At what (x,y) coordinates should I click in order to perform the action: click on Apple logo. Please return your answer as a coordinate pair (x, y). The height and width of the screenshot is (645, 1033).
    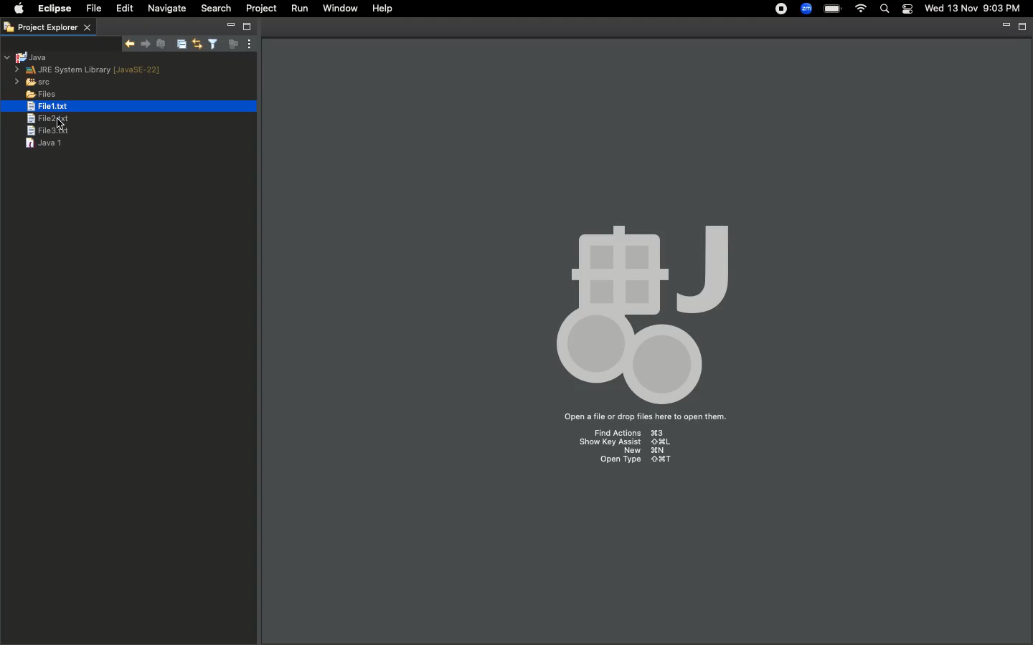
    Looking at the image, I should click on (16, 10).